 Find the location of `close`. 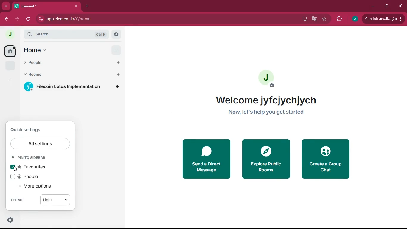

close is located at coordinates (400, 6).